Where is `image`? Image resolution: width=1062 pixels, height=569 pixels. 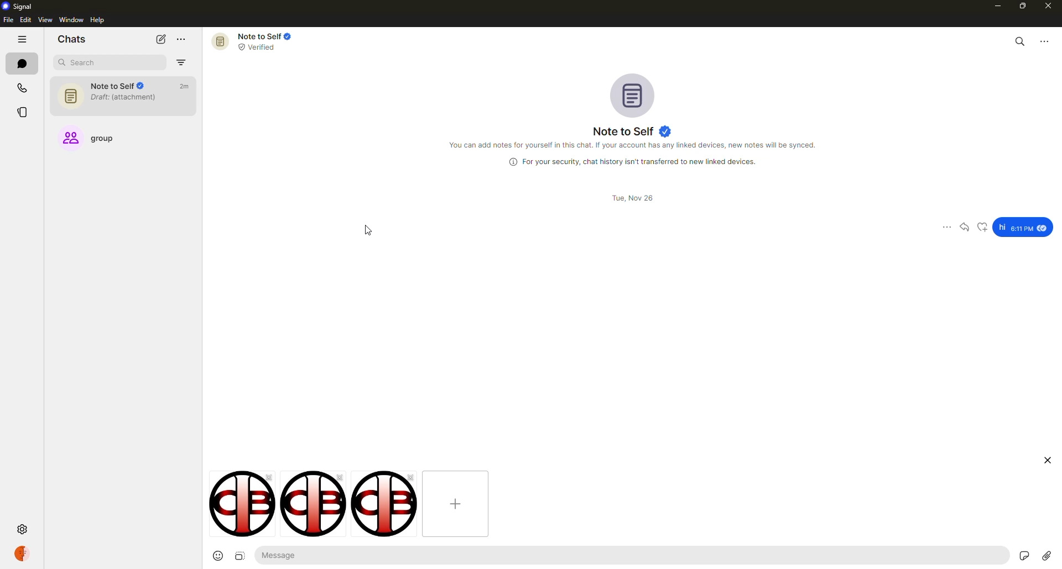
image is located at coordinates (311, 505).